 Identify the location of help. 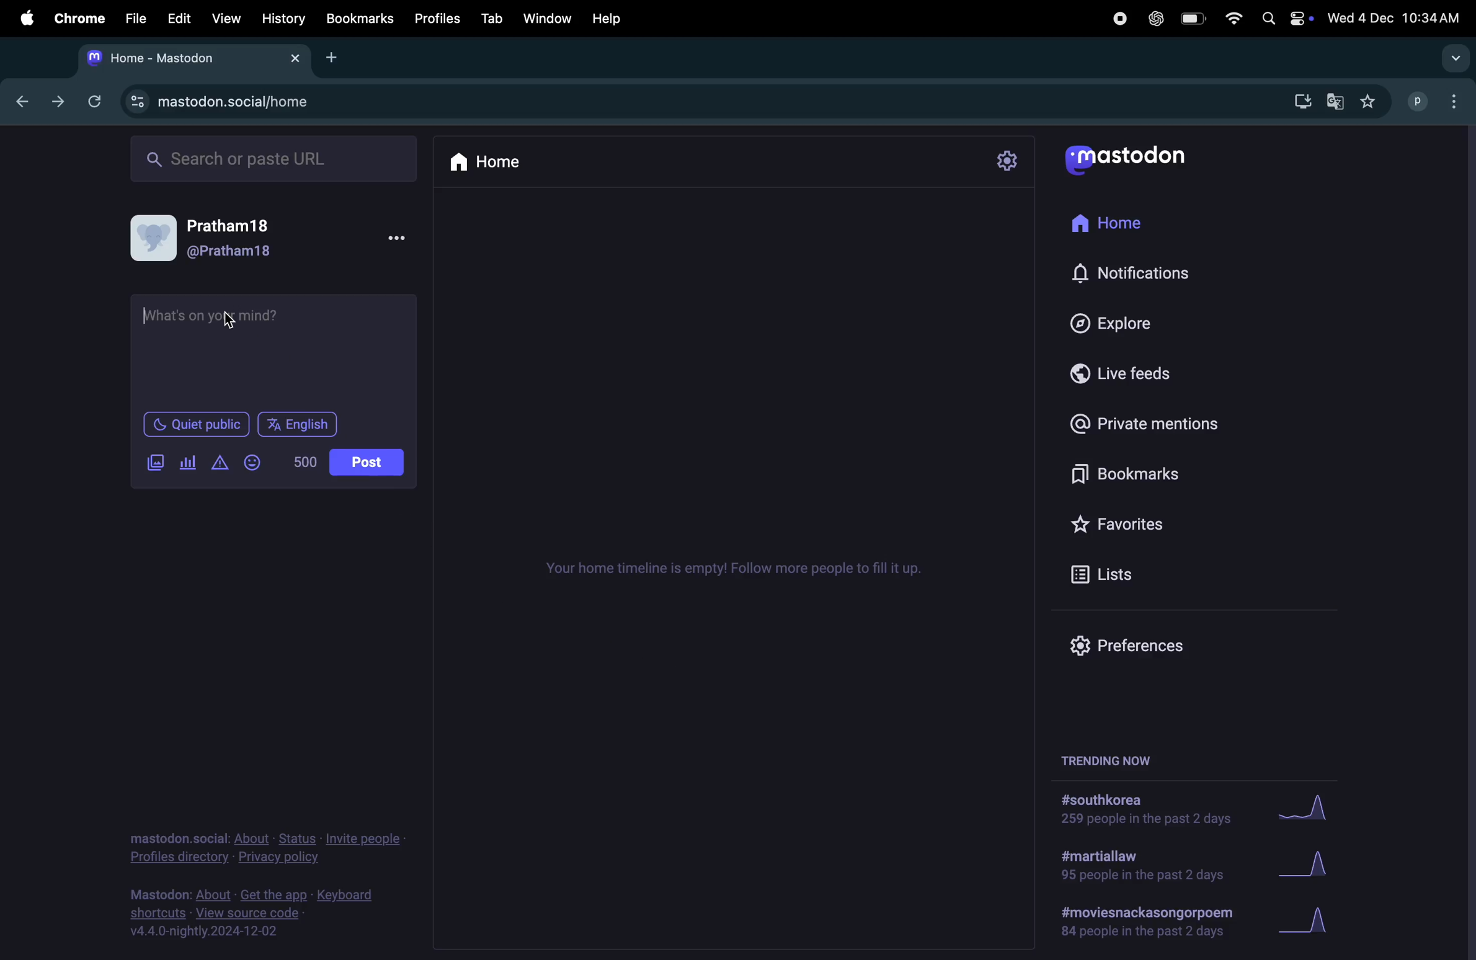
(618, 16).